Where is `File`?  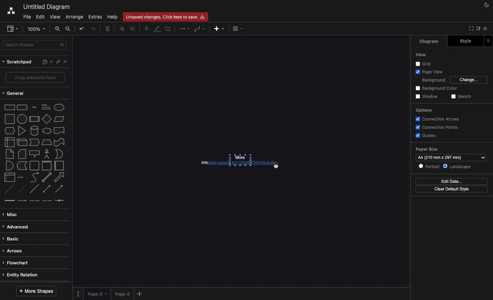 File is located at coordinates (26, 16).